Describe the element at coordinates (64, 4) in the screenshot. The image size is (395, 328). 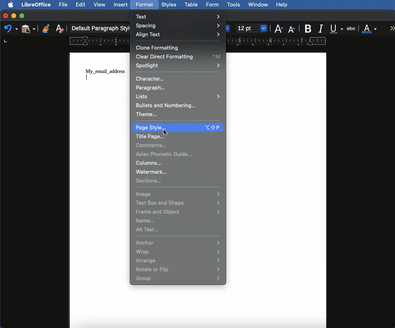
I see `File` at that location.